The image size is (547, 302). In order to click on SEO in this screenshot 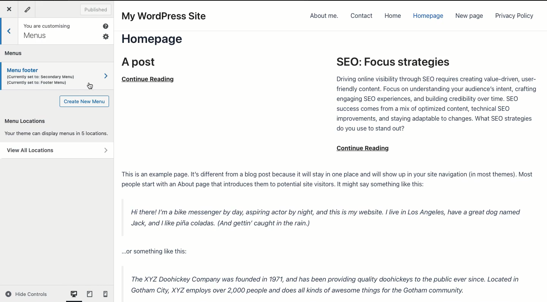, I will do `click(434, 96)`.